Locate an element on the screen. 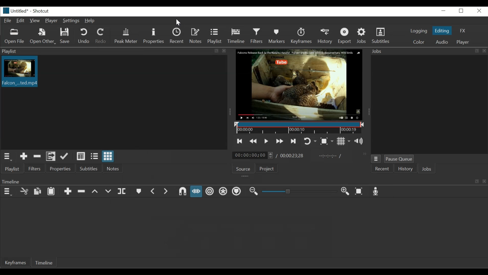 The image size is (488, 275). Toggle play or pause is located at coordinates (266, 141).